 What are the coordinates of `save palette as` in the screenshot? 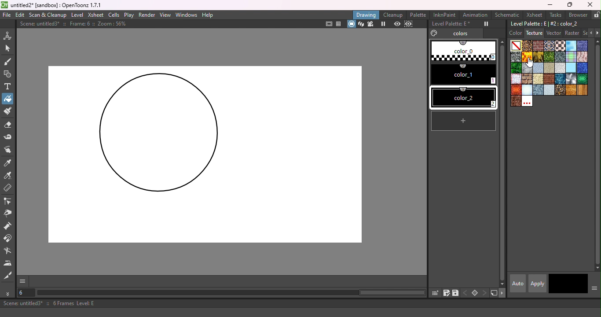 It's located at (446, 293).